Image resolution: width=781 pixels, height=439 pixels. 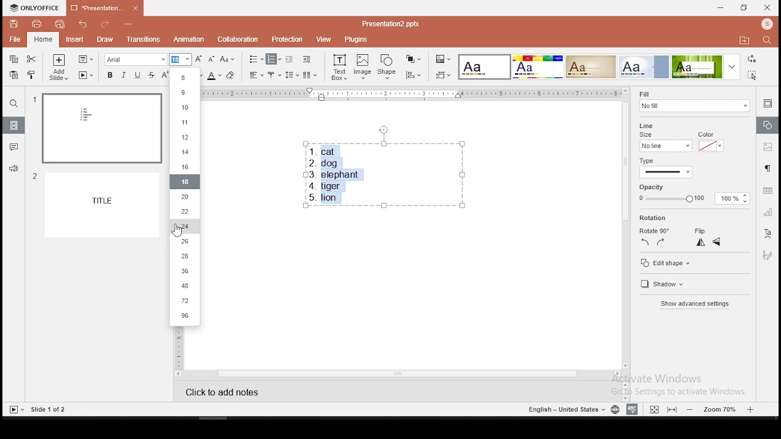 What do you see at coordinates (442, 75) in the screenshot?
I see `align objects` at bounding box center [442, 75].